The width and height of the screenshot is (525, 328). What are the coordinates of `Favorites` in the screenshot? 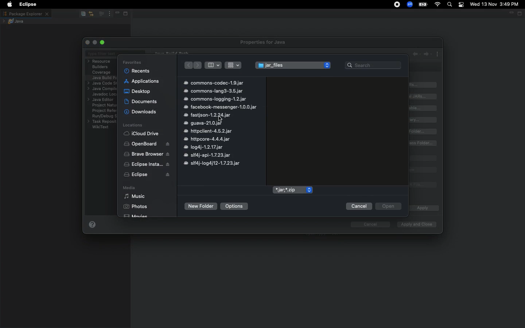 It's located at (132, 62).